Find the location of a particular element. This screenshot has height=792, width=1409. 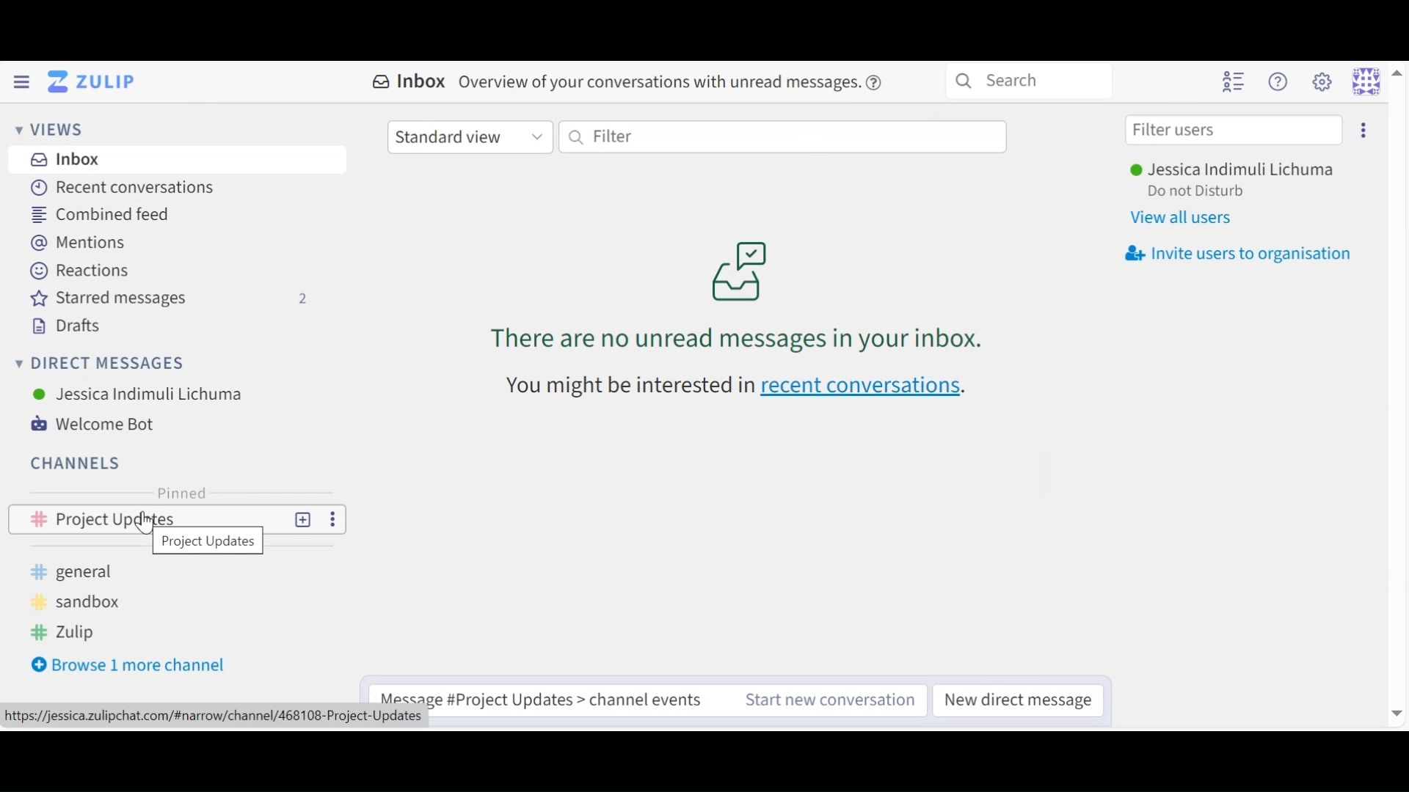

sandboz is located at coordinates (65, 601).